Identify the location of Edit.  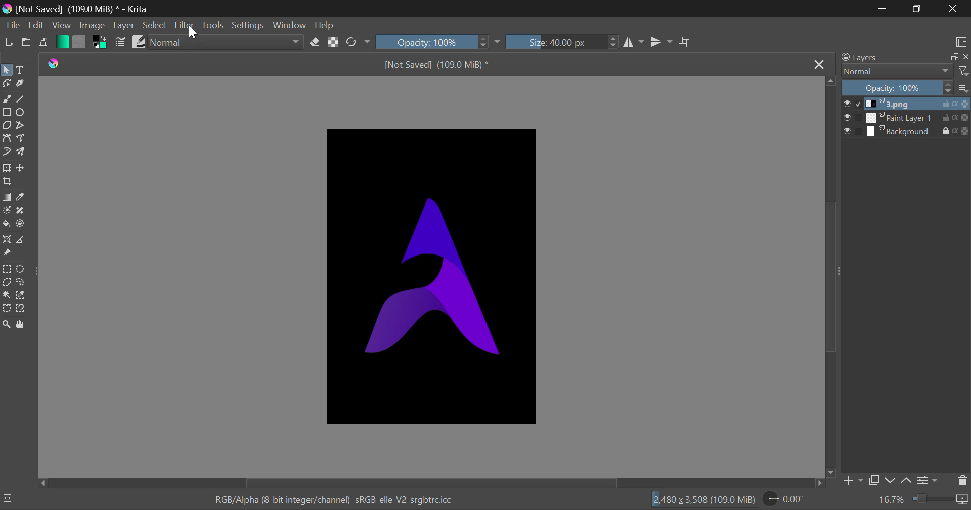
(36, 25).